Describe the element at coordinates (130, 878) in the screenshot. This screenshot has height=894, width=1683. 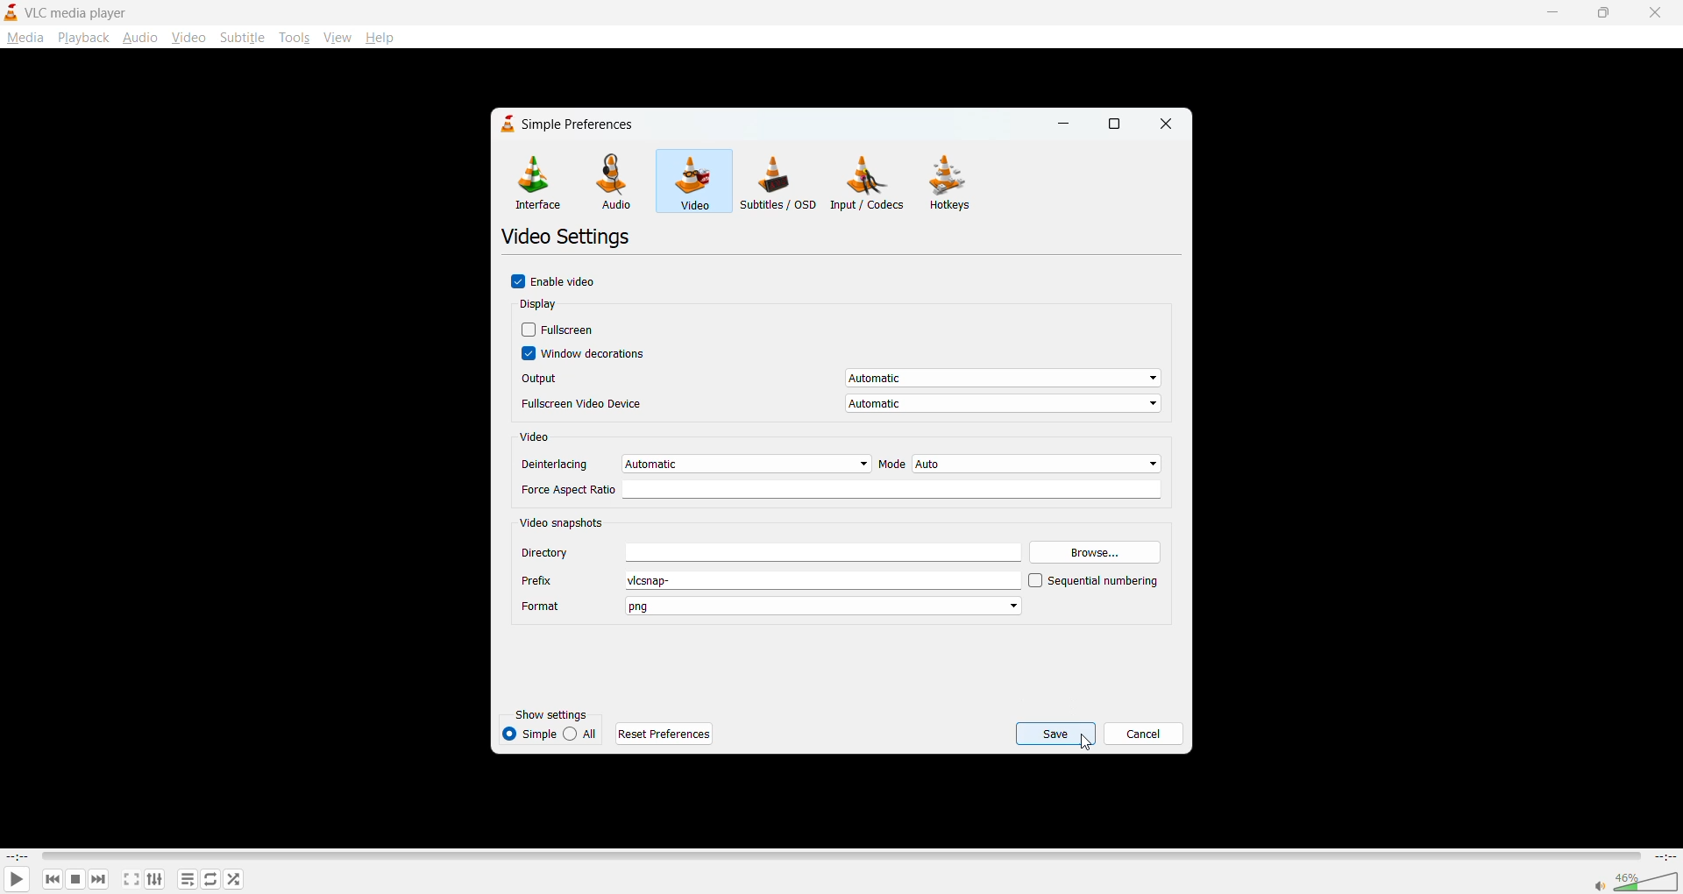
I see `fullscreen` at that location.